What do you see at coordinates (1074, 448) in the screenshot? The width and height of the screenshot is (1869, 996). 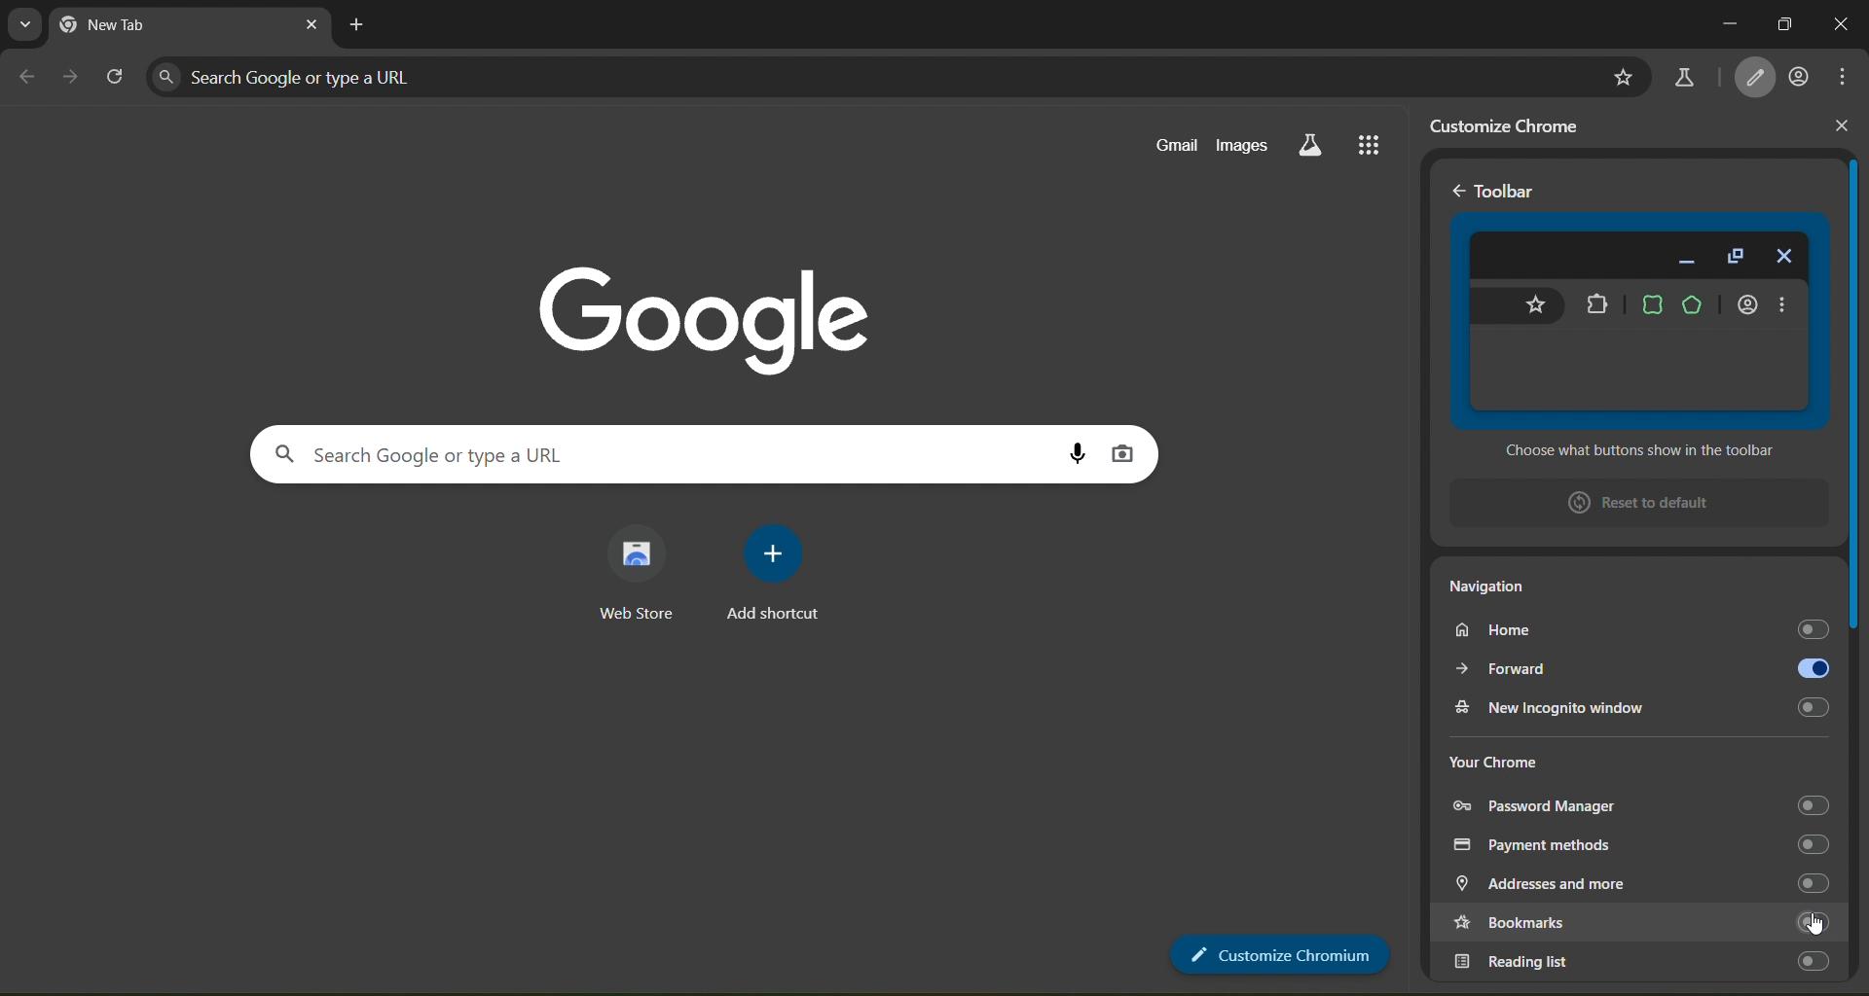 I see `voice search` at bounding box center [1074, 448].